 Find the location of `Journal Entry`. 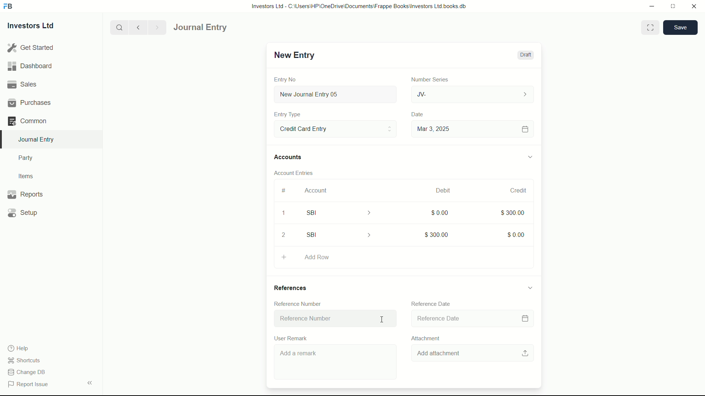

Journal Entry is located at coordinates (221, 27).